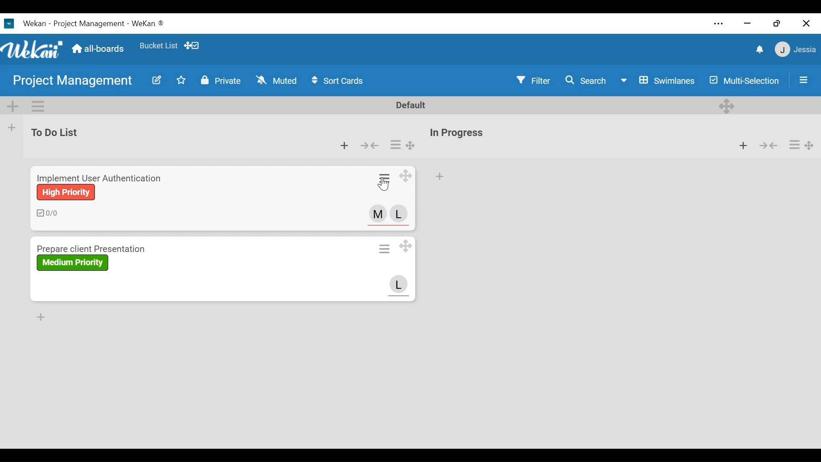 Image resolution: width=821 pixels, height=462 pixels. What do you see at coordinates (159, 45) in the screenshot?
I see `Favorites` at bounding box center [159, 45].